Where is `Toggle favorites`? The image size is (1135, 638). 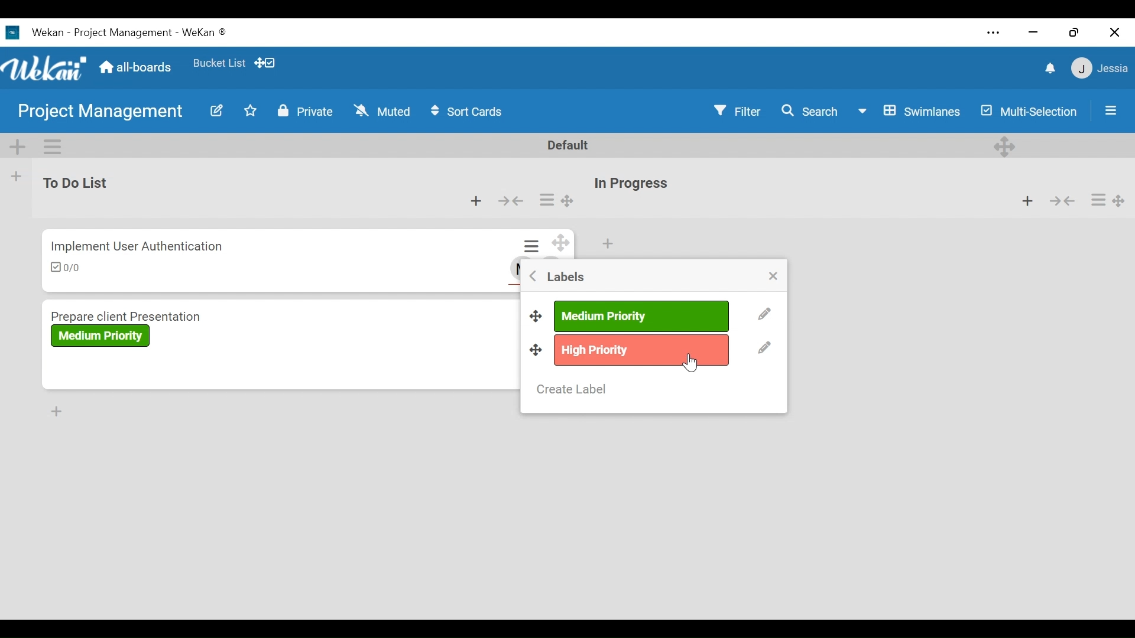
Toggle favorites is located at coordinates (251, 110).